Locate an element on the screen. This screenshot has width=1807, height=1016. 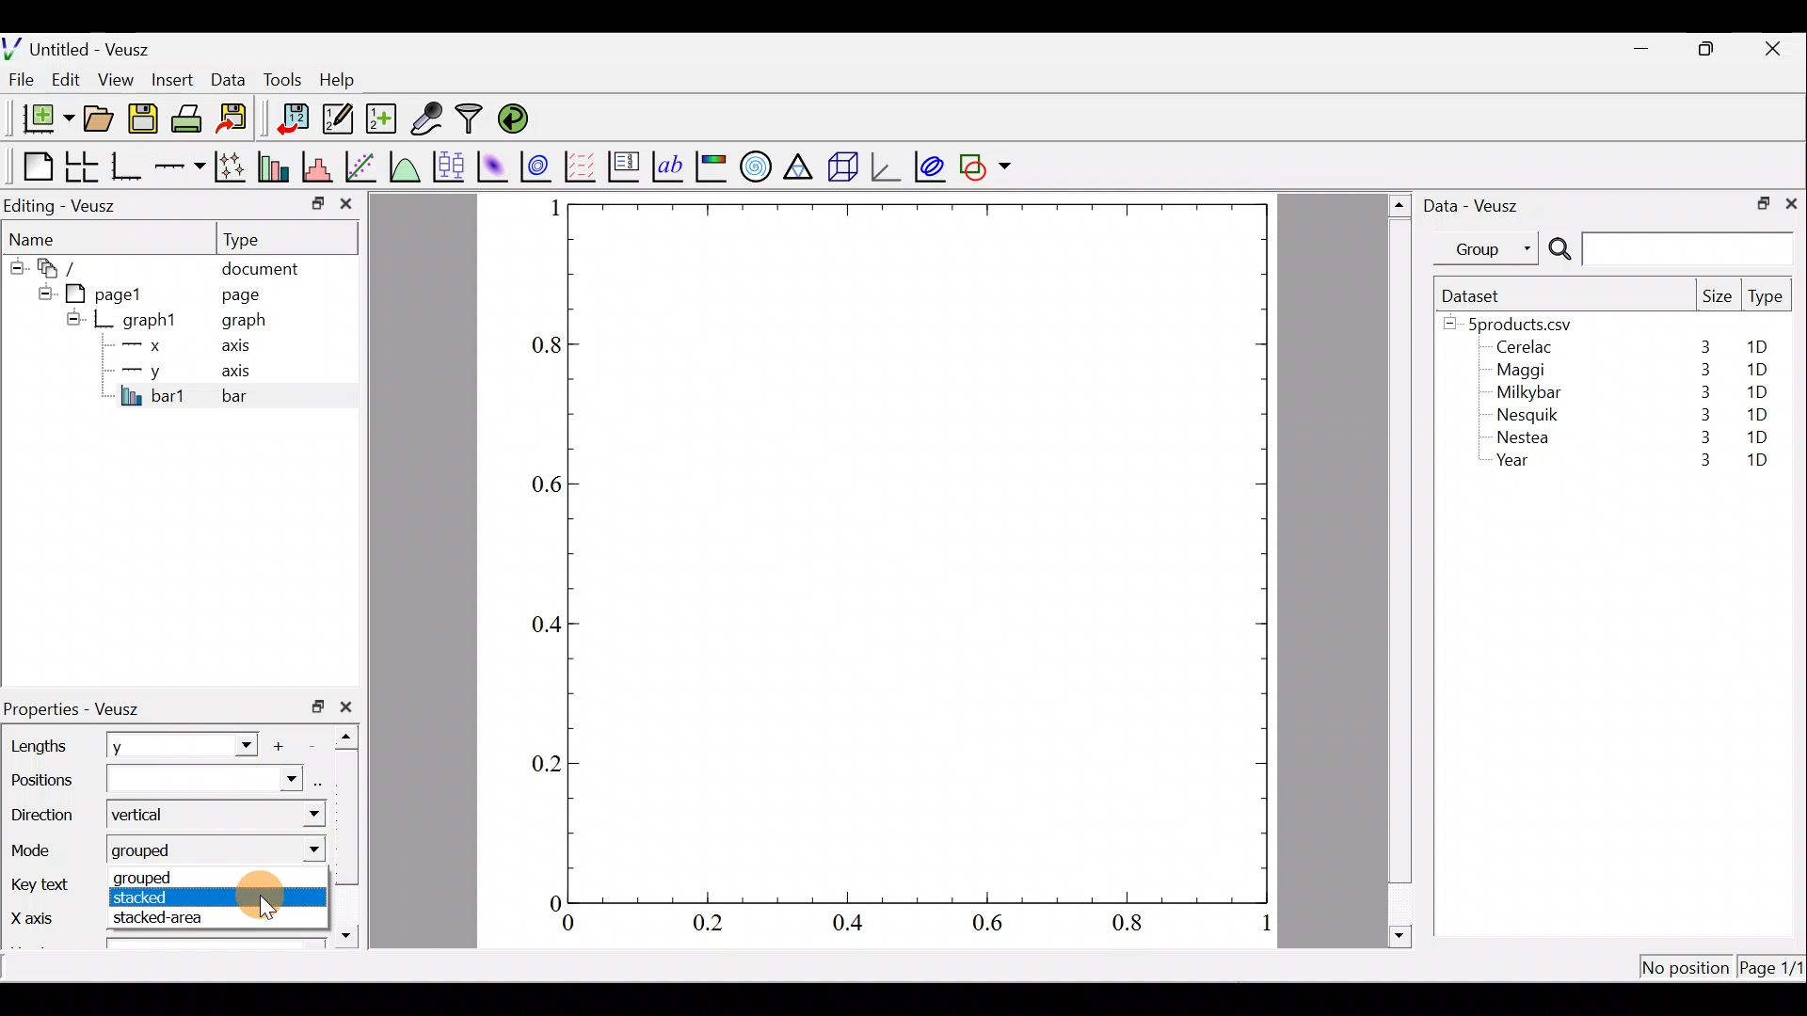
3 is located at coordinates (1701, 440).